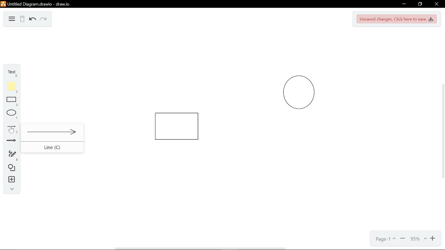  Describe the element at coordinates (176, 132) in the screenshot. I see `Rectangle` at that location.